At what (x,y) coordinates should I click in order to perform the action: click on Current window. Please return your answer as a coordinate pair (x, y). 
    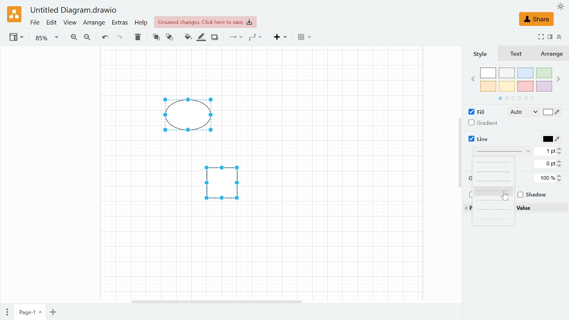
    Looking at the image, I should click on (74, 11).